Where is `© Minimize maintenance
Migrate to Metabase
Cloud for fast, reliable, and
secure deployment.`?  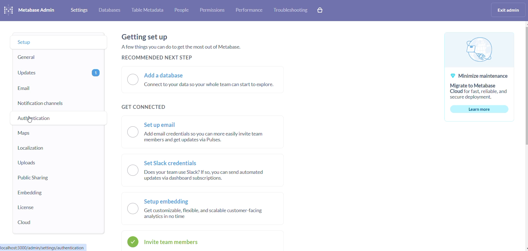 © Minimize maintenance
Migrate to Metabase
Cloud for fast, reliable, and
secure deployment. is located at coordinates (475, 87).